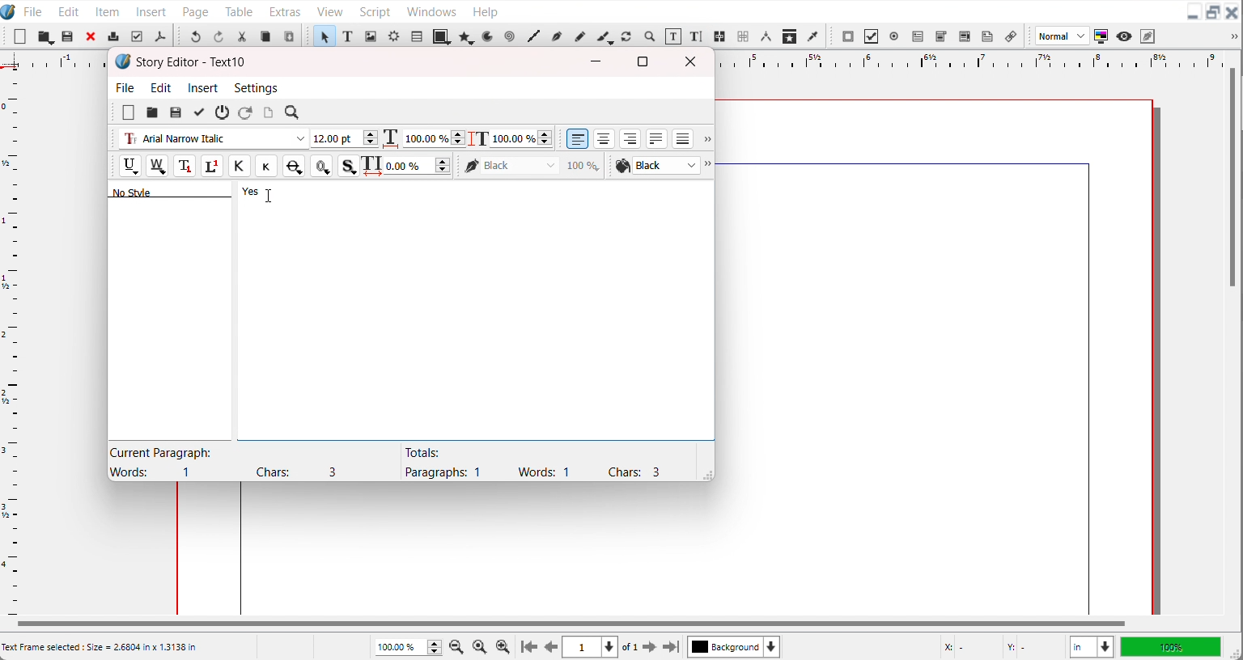  I want to click on Edit, so click(66, 11).